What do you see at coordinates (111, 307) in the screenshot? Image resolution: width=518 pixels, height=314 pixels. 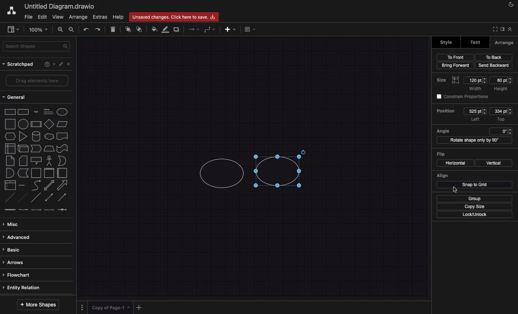 I see `copy of page-1` at bounding box center [111, 307].